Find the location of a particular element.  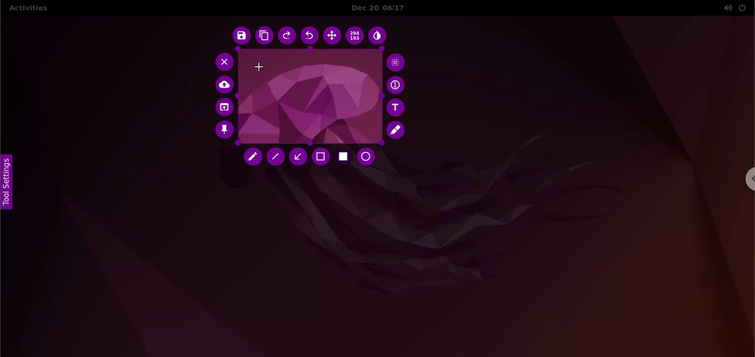

cancel capture is located at coordinates (222, 62).